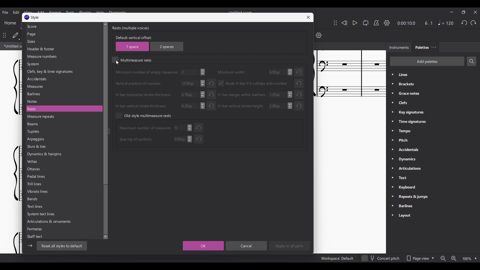 The image size is (480, 270). I want to click on Playback settings, so click(387, 22).